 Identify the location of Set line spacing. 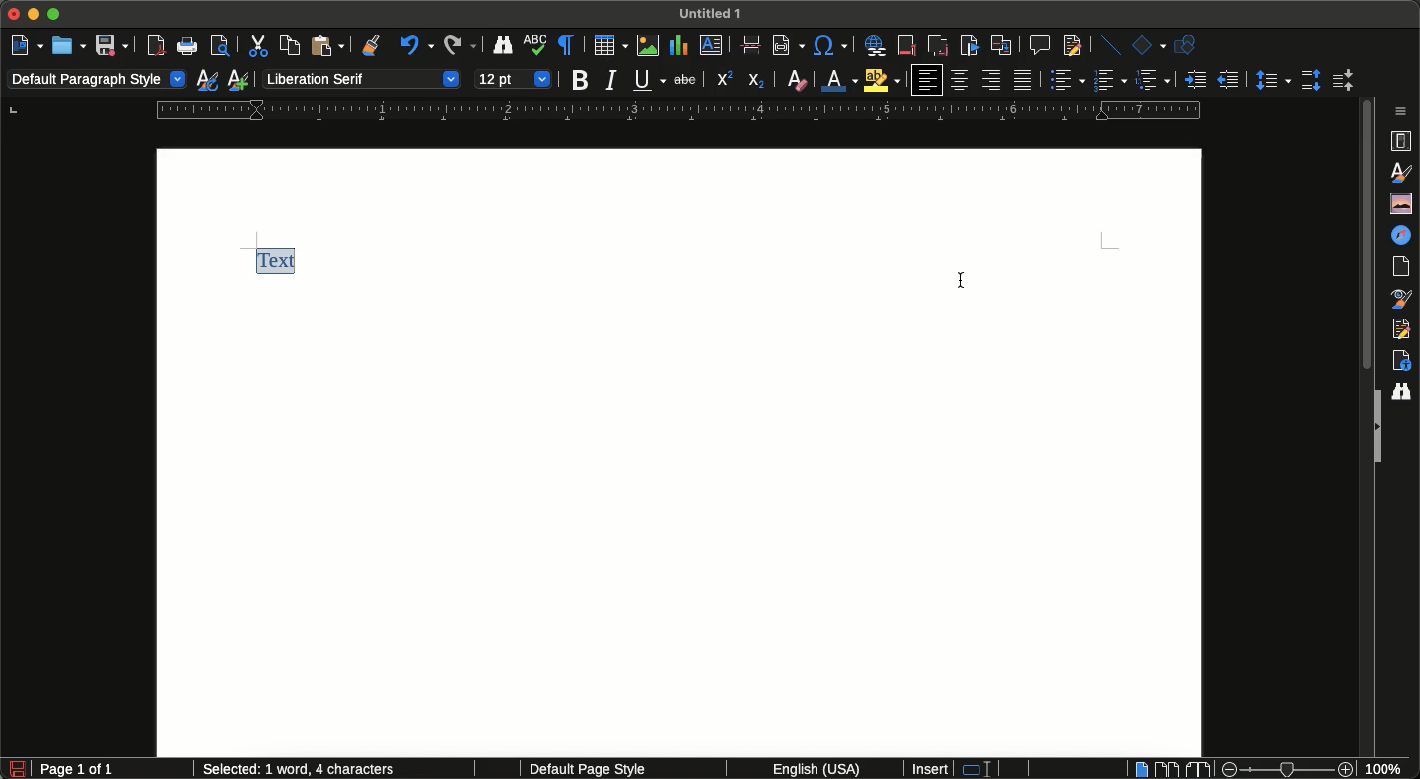
(1271, 79).